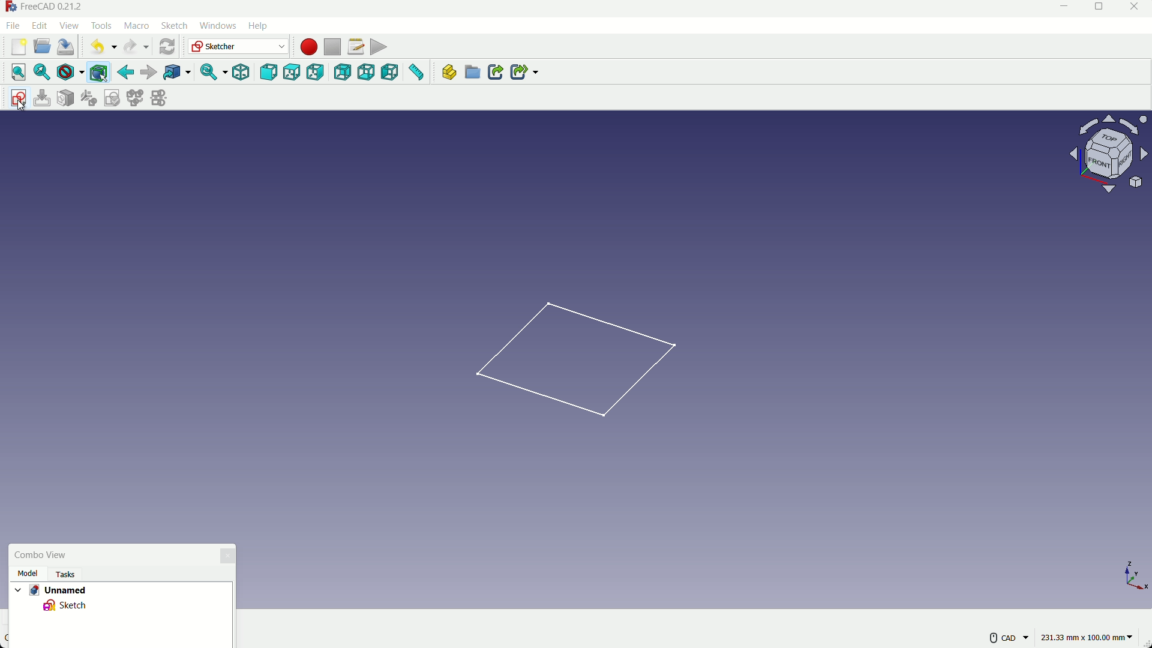  What do you see at coordinates (1088, 638) in the screenshot?
I see `measuring unit` at bounding box center [1088, 638].